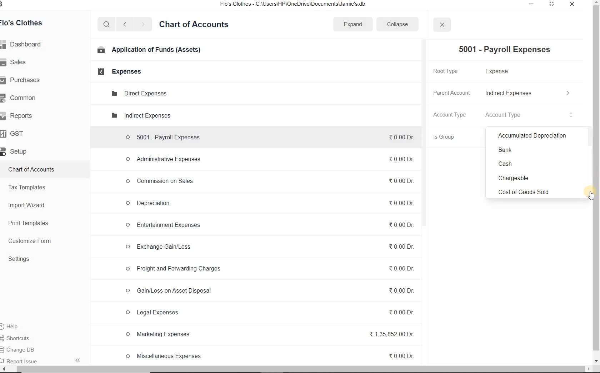  Describe the element at coordinates (269, 247) in the screenshot. I see `O Exchange Gain/Loss %0.000r.` at that location.